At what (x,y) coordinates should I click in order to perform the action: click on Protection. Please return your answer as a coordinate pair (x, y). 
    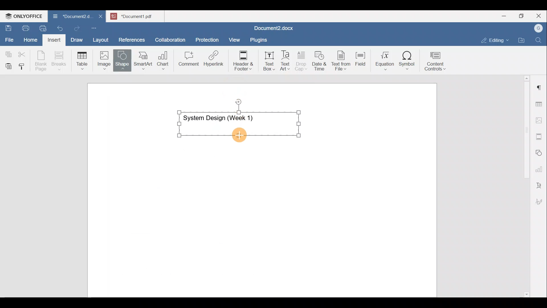
    Looking at the image, I should click on (209, 39).